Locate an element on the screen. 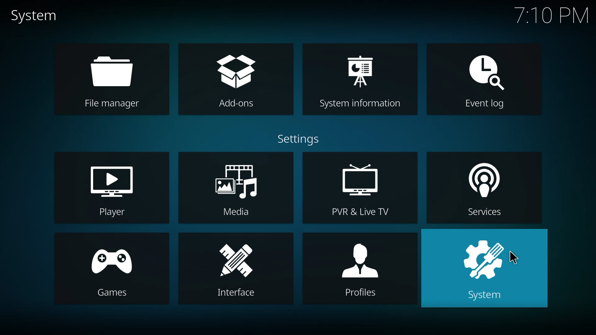 This screenshot has width=596, height=335. media is located at coordinates (238, 191).